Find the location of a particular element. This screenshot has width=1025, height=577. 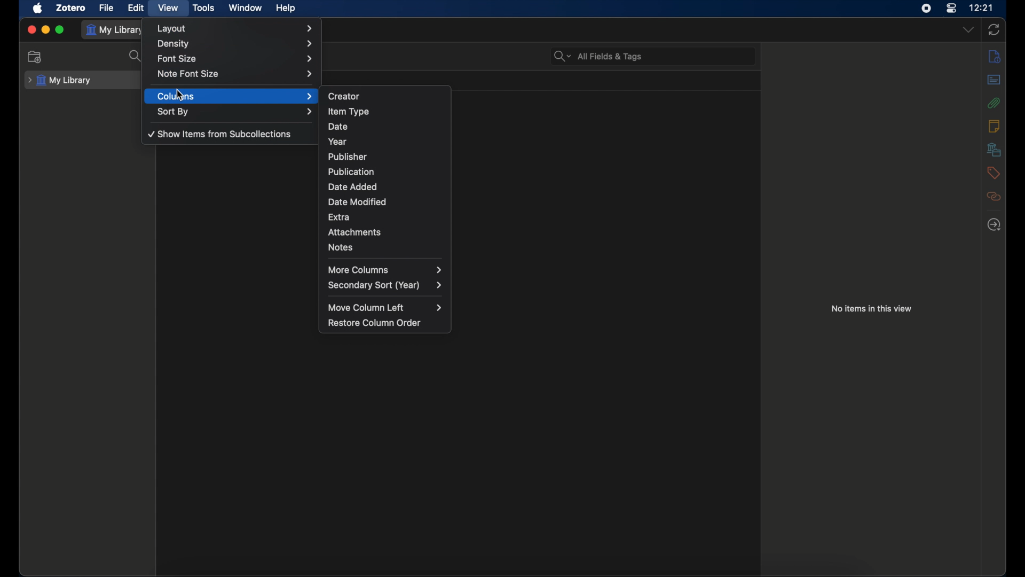

apple is located at coordinates (38, 8).